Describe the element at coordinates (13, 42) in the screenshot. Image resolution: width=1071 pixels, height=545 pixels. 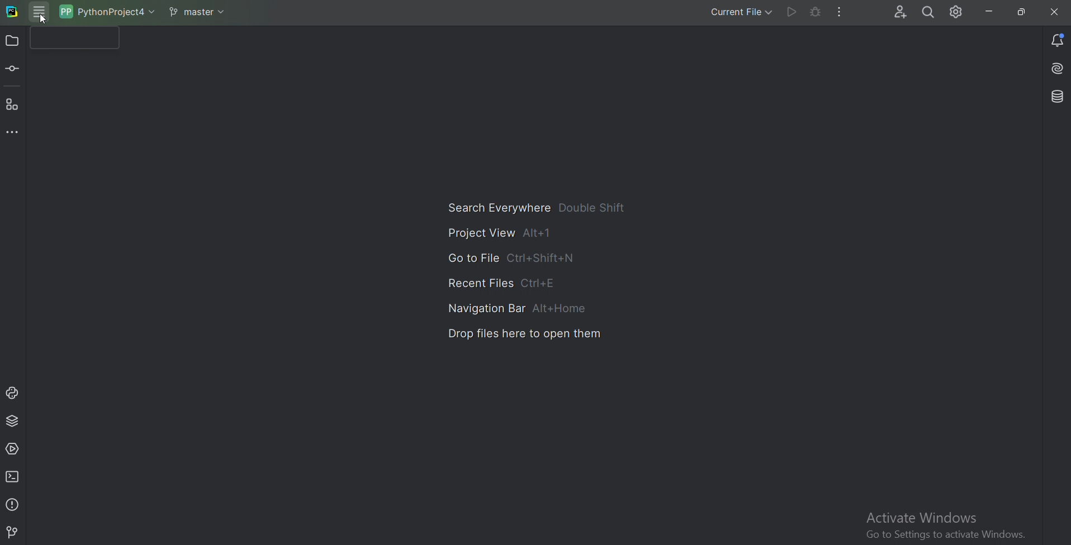
I see `Project` at that location.